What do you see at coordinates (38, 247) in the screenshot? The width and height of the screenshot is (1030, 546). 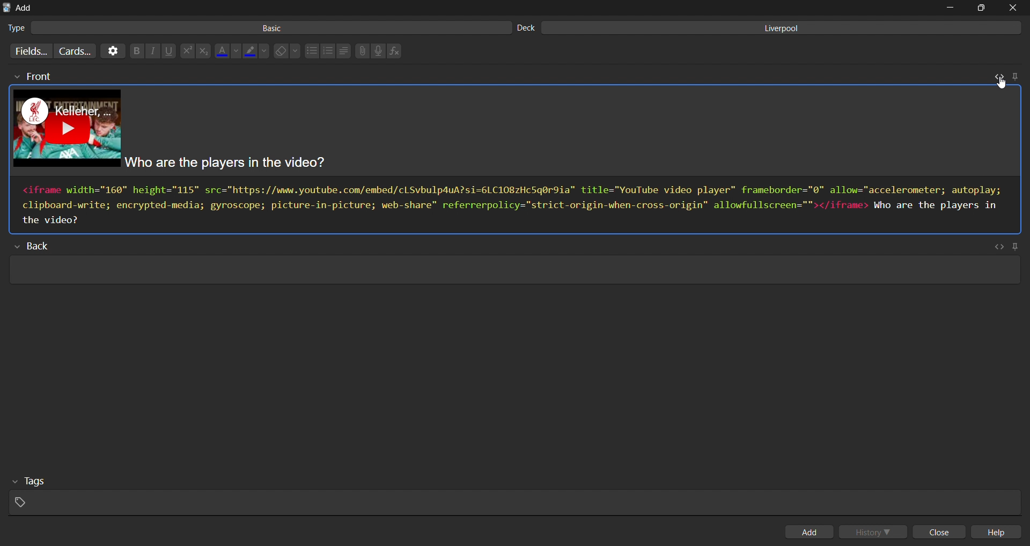 I see `back` at bounding box center [38, 247].